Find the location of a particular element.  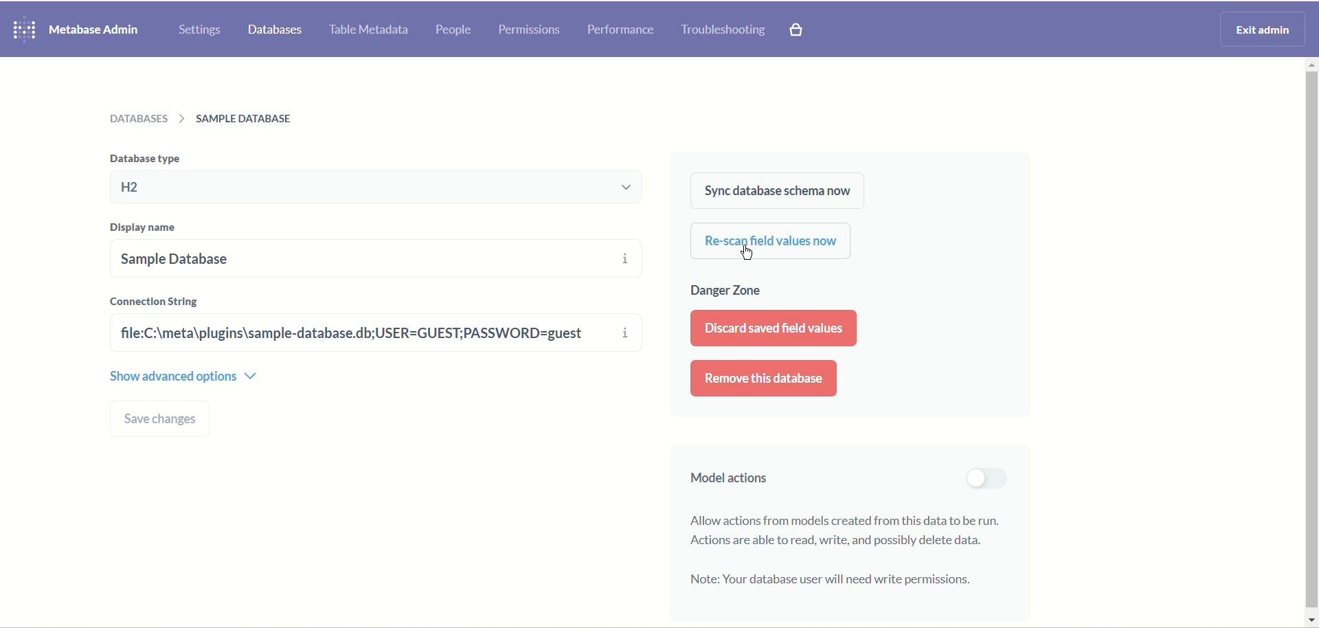

remove this database is located at coordinates (765, 379).